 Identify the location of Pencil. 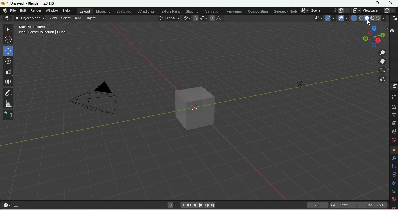
(9, 93).